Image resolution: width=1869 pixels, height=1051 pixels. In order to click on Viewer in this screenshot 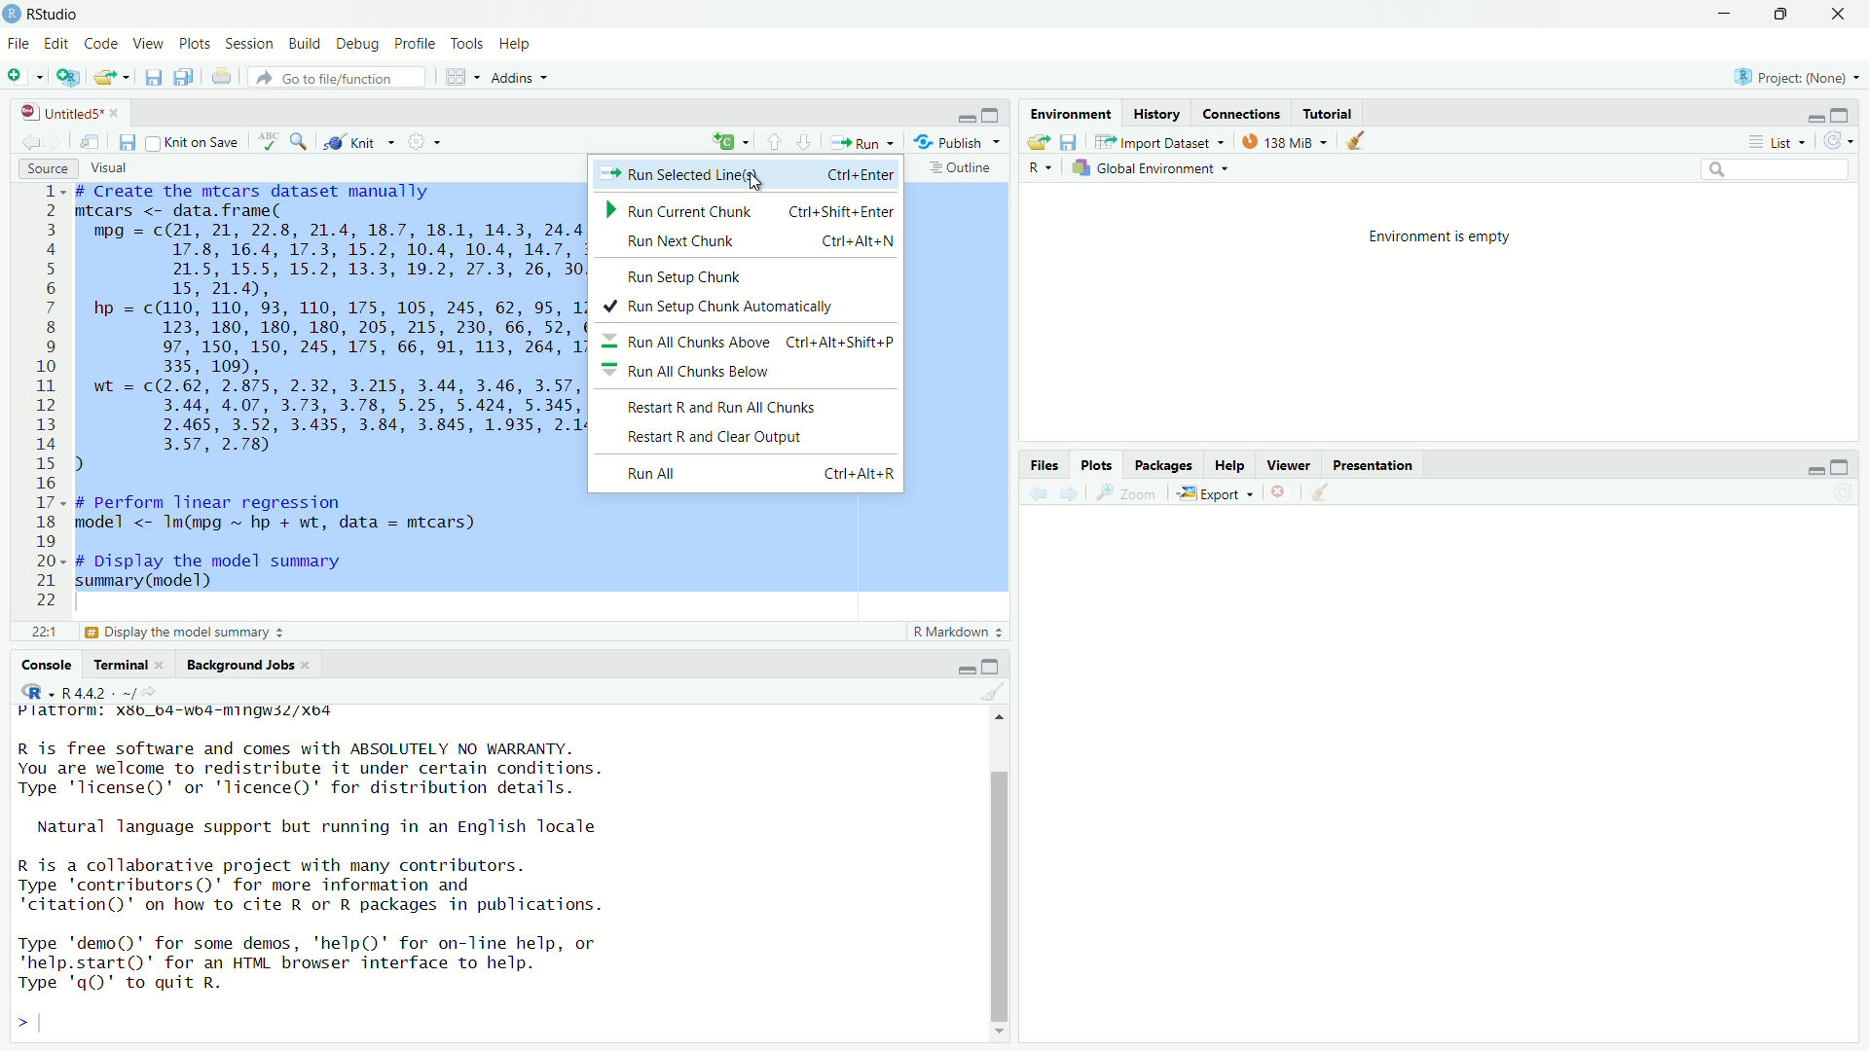, I will do `click(1293, 466)`.